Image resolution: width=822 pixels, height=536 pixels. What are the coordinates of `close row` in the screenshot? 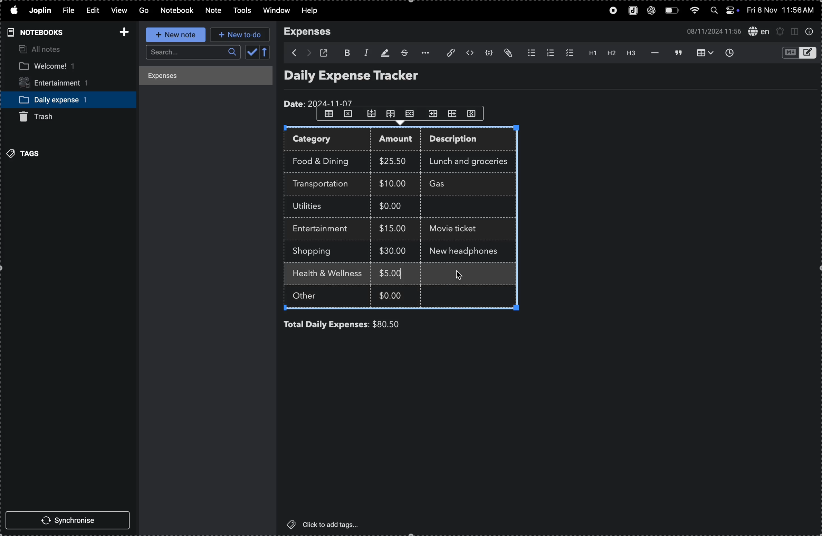 It's located at (348, 115).